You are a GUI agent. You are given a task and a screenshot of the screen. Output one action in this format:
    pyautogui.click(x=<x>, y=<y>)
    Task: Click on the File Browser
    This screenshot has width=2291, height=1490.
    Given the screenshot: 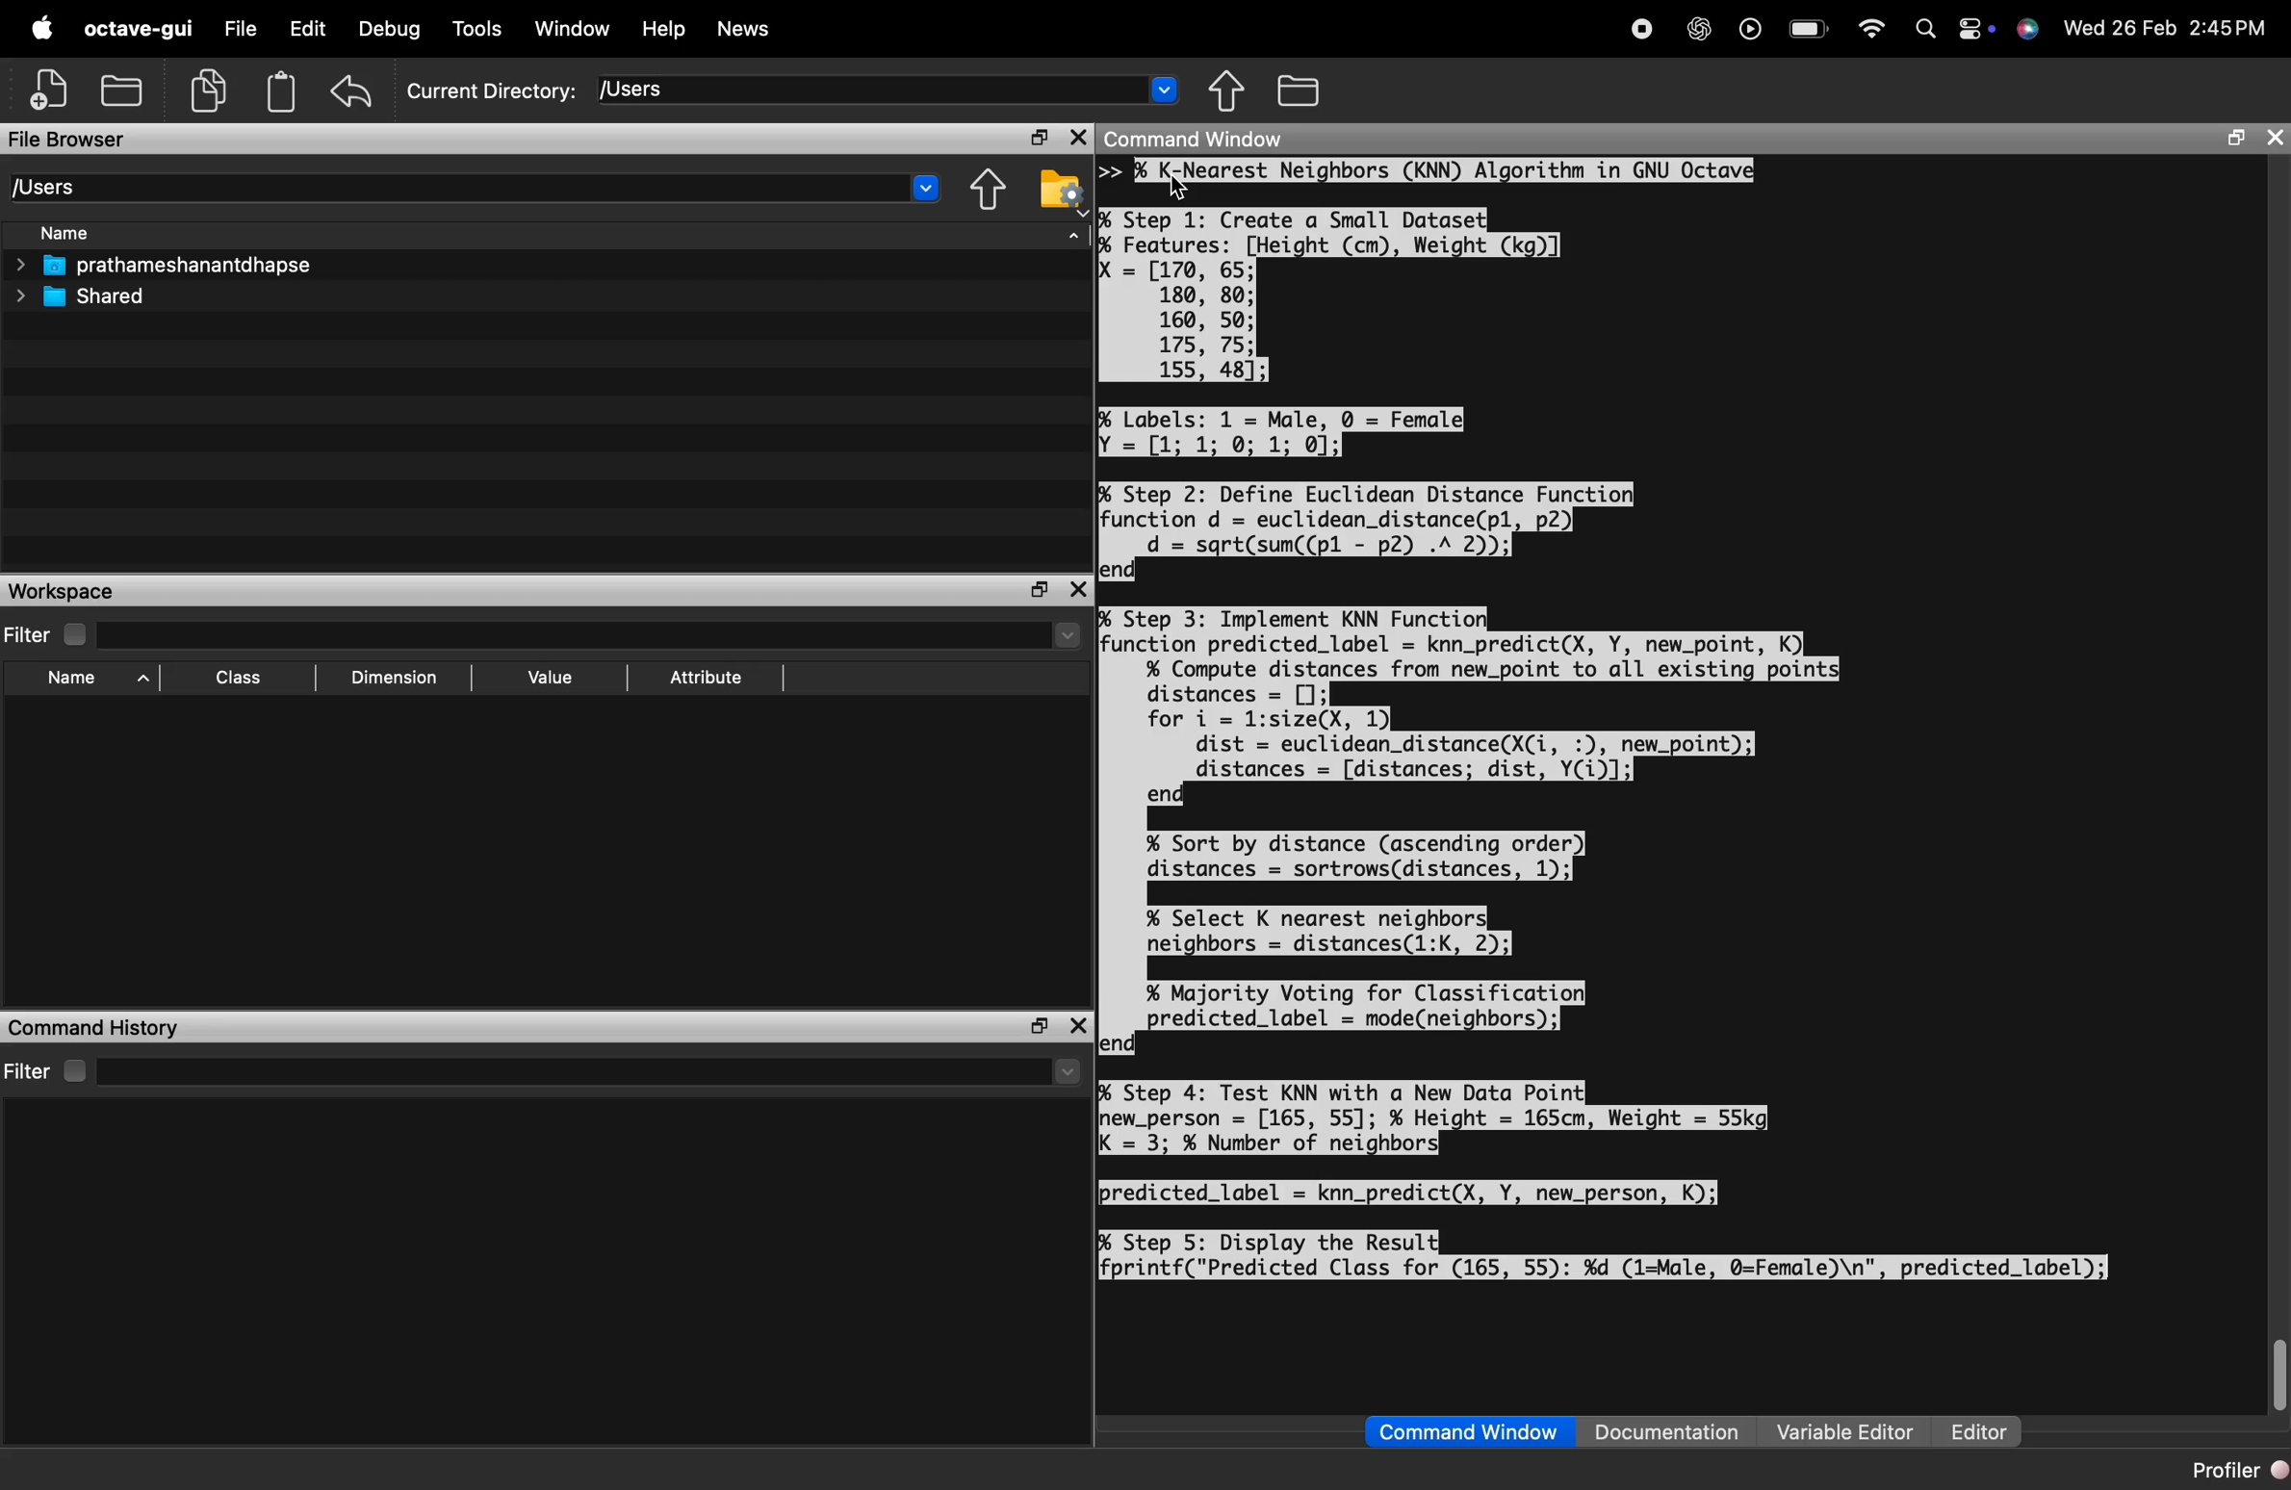 What is the action you would take?
    pyautogui.click(x=93, y=137)
    